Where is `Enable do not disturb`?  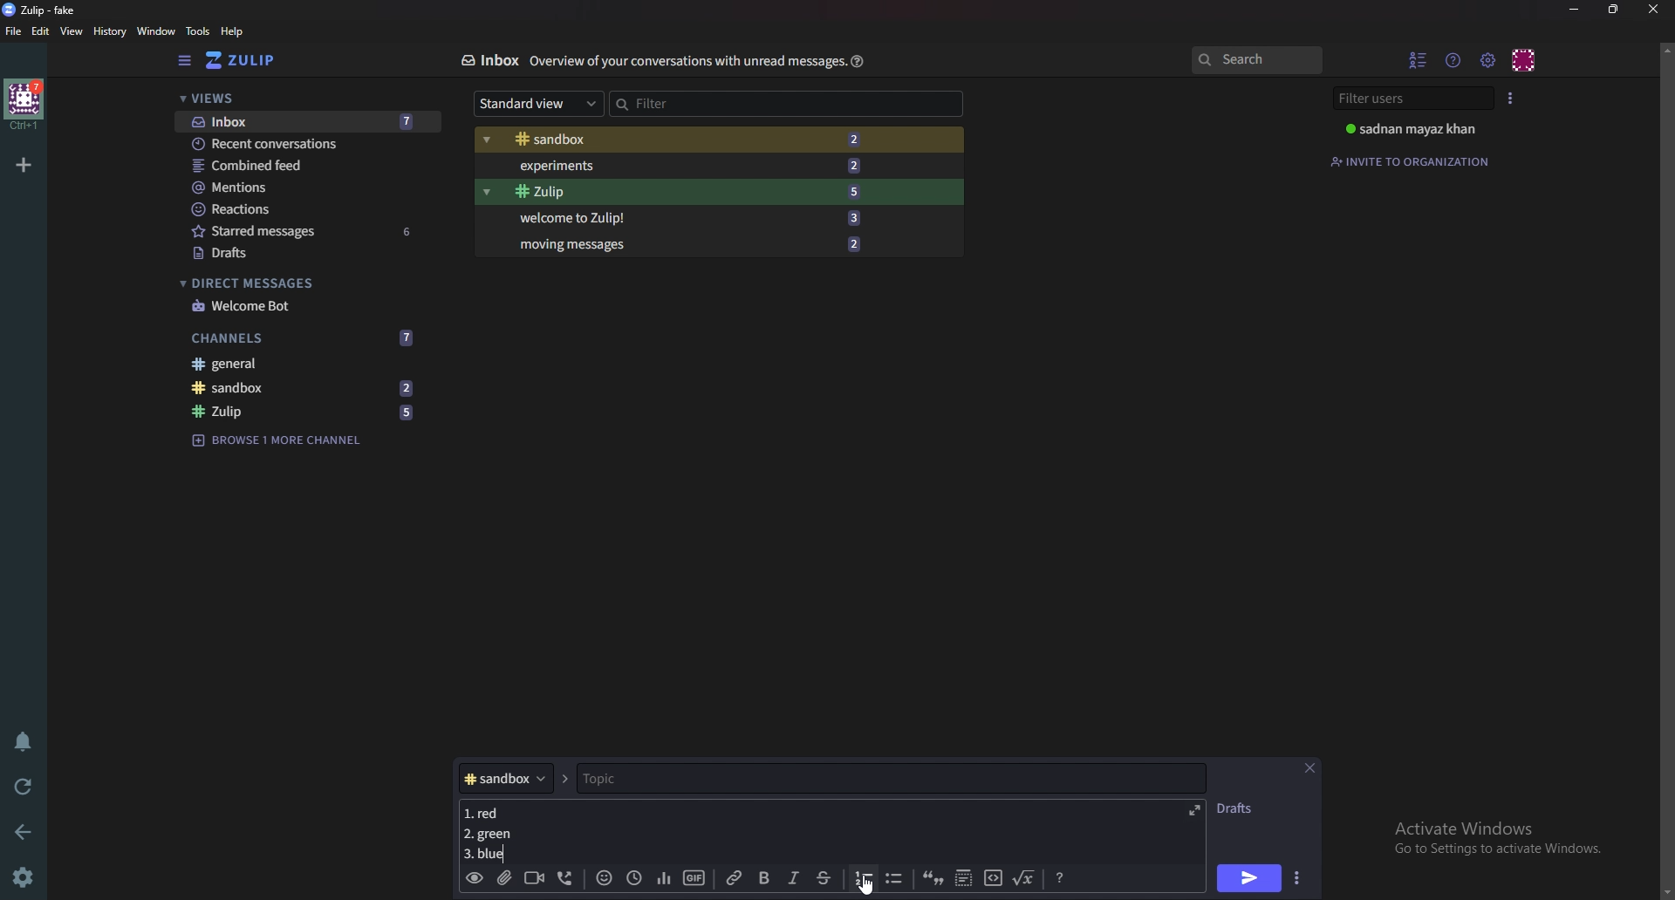 Enable do not disturb is located at coordinates (21, 742).